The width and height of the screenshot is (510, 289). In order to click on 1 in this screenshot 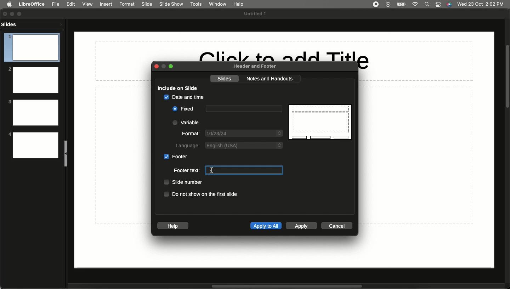, I will do `click(32, 47)`.